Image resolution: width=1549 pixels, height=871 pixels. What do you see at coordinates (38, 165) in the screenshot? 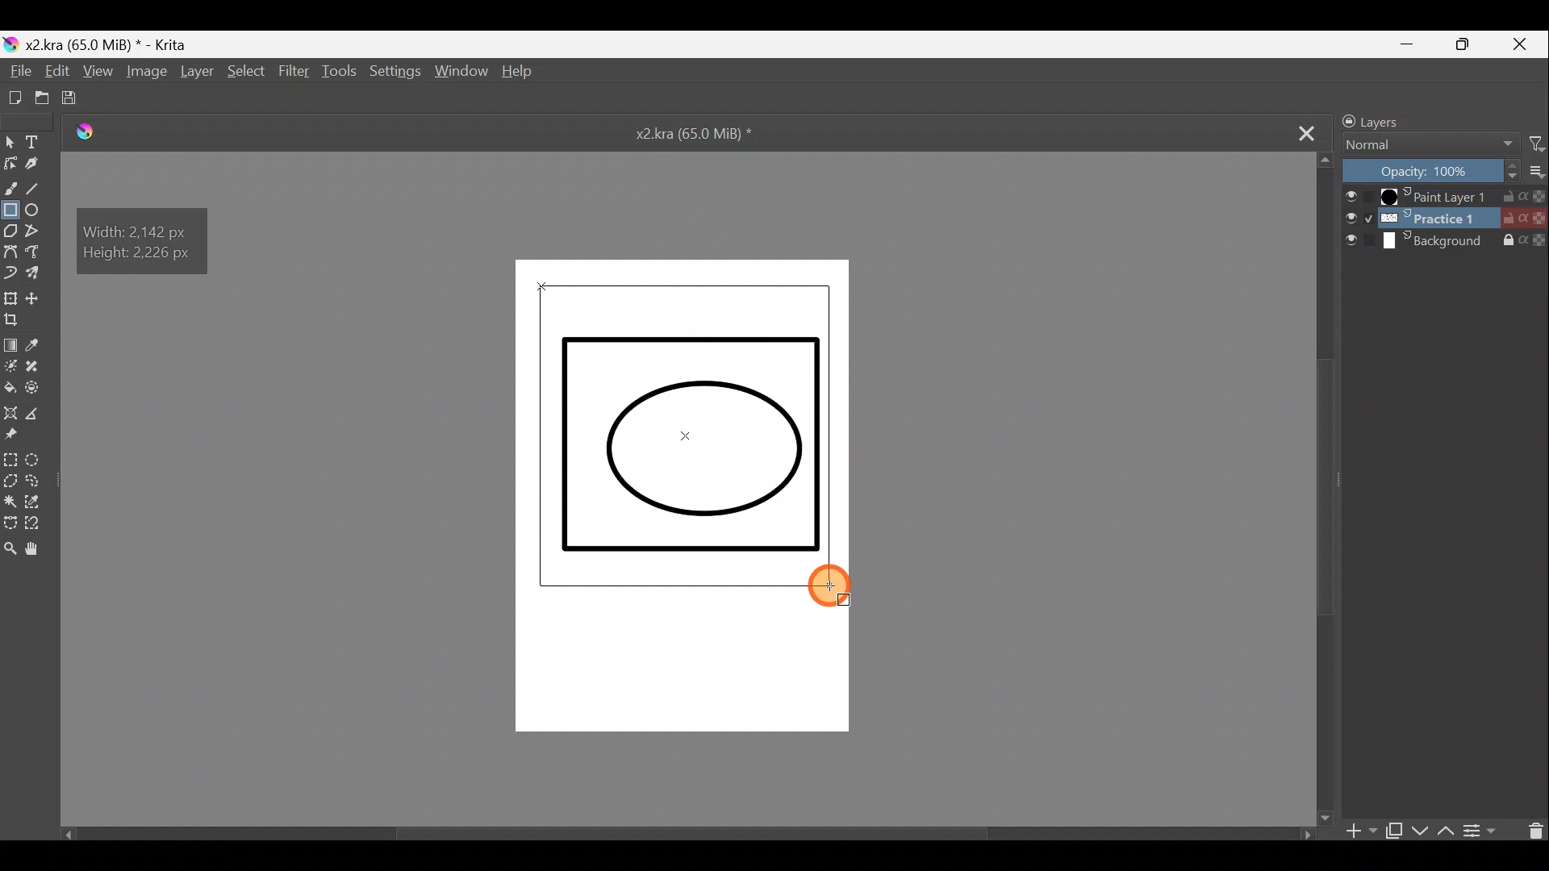
I see `Calligraphy` at bounding box center [38, 165].